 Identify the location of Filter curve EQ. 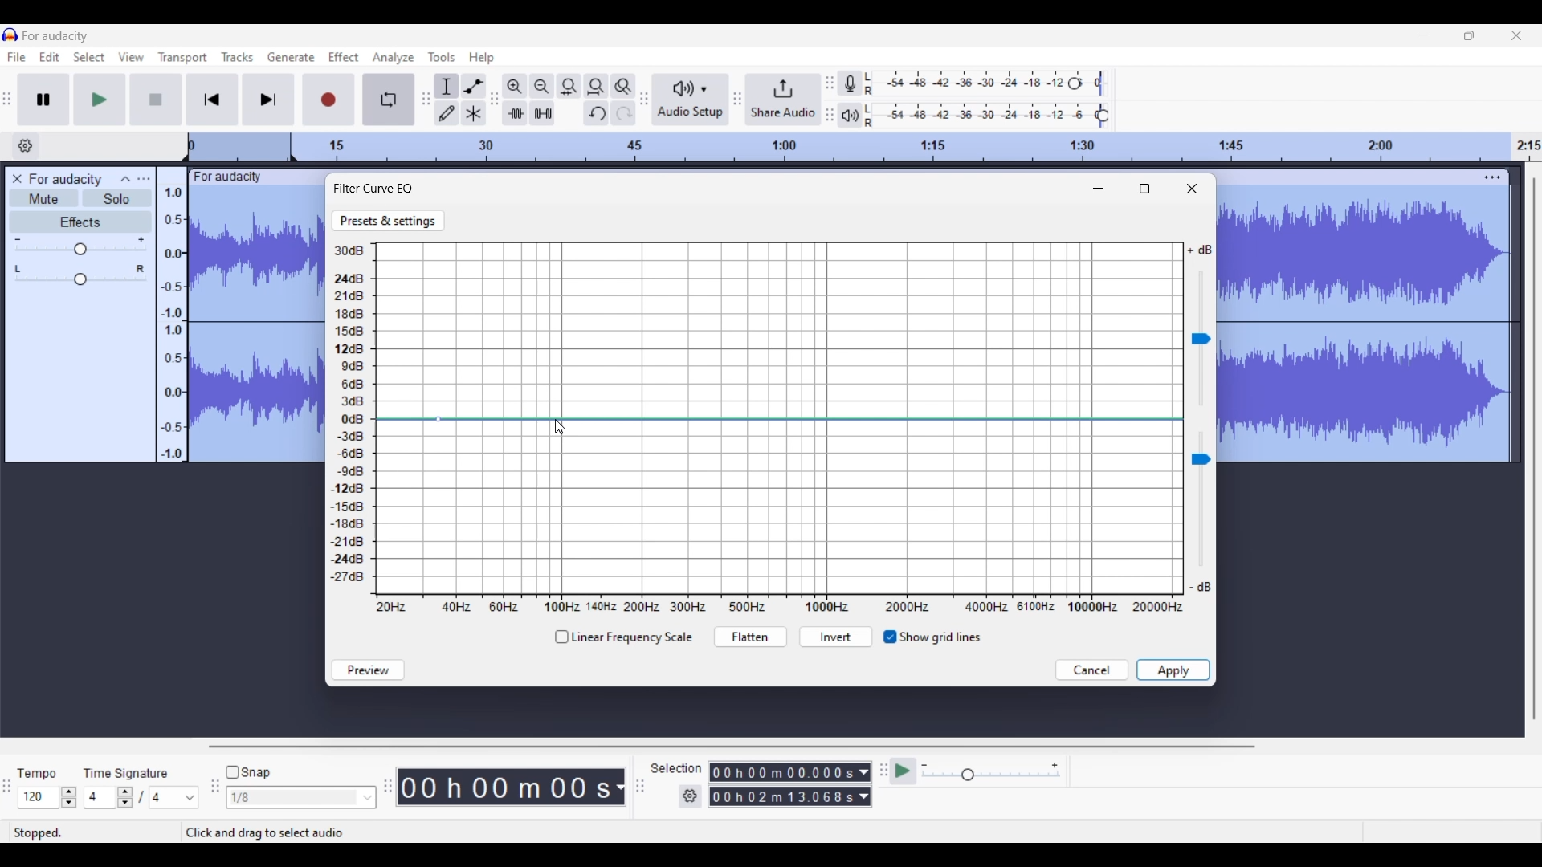
(375, 188).